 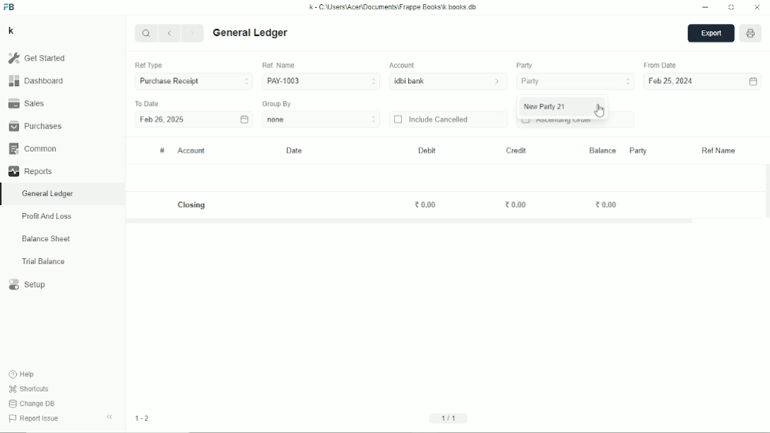 I want to click on Search, so click(x=146, y=32).